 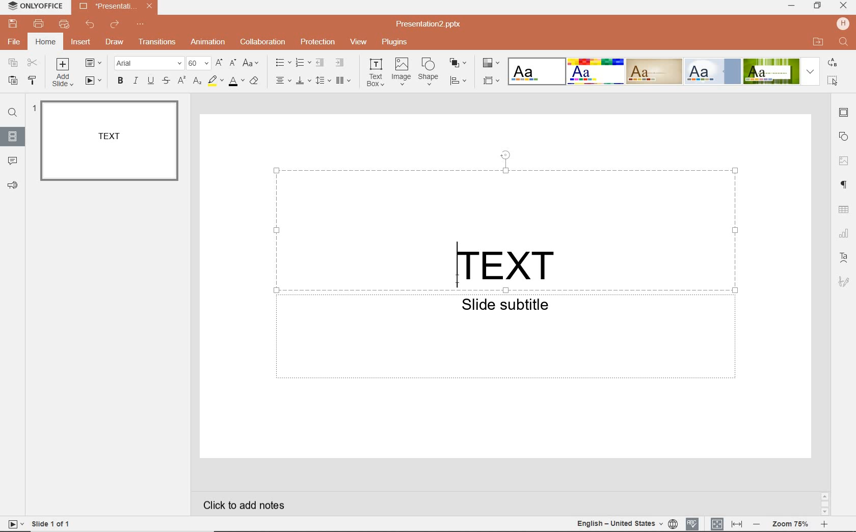 I want to click on star slide show, so click(x=14, y=523).